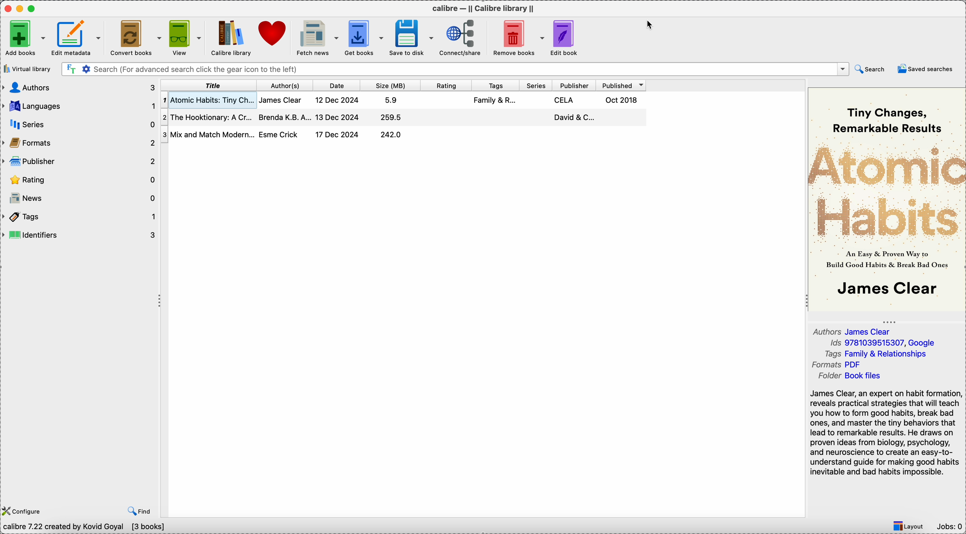 The height and width of the screenshot is (534, 966). Describe the element at coordinates (879, 355) in the screenshot. I see `Tags Familly & Relationships` at that location.